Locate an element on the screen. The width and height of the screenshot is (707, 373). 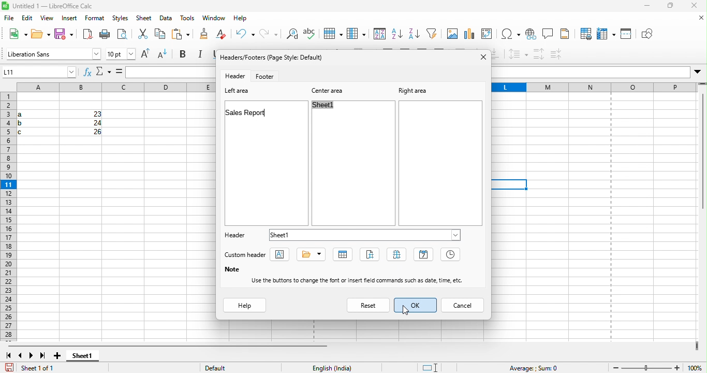
clone formatting is located at coordinates (182, 35).